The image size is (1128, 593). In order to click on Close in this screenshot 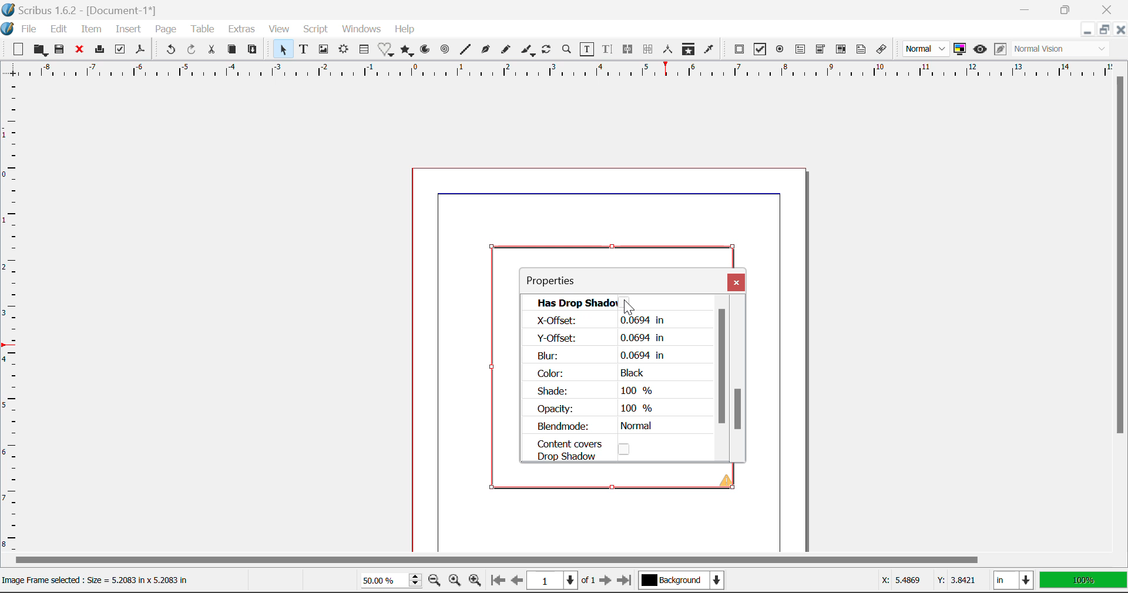, I will do `click(1120, 30)`.